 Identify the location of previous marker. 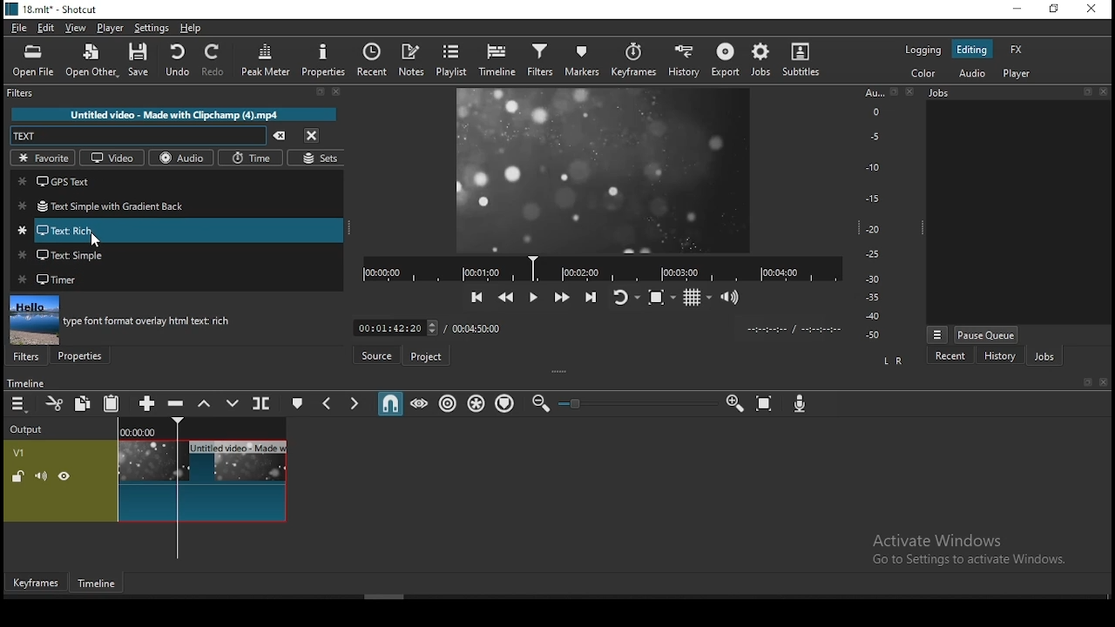
(329, 401).